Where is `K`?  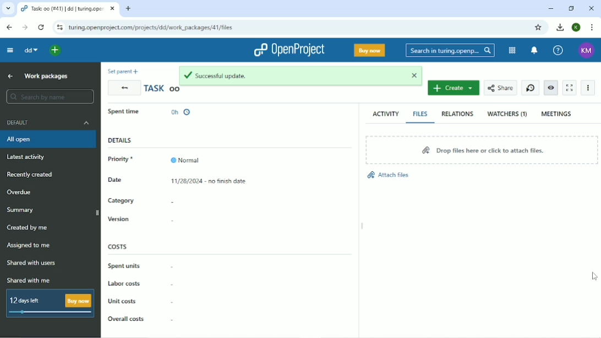
K is located at coordinates (576, 28).